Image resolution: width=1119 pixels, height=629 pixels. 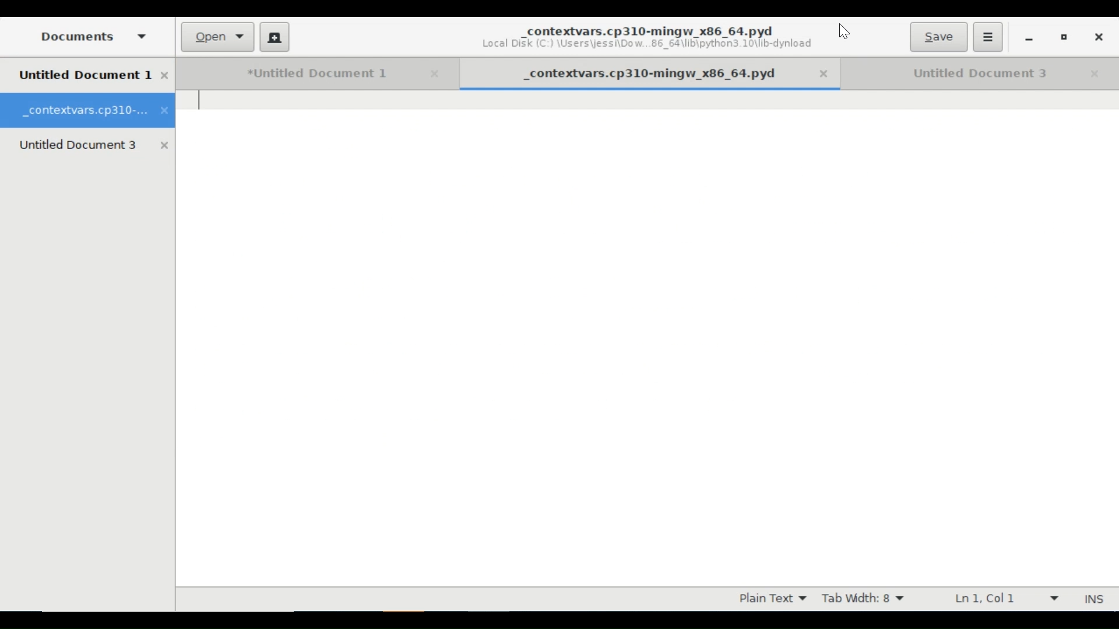 What do you see at coordinates (1092, 599) in the screenshot?
I see `Insert` at bounding box center [1092, 599].